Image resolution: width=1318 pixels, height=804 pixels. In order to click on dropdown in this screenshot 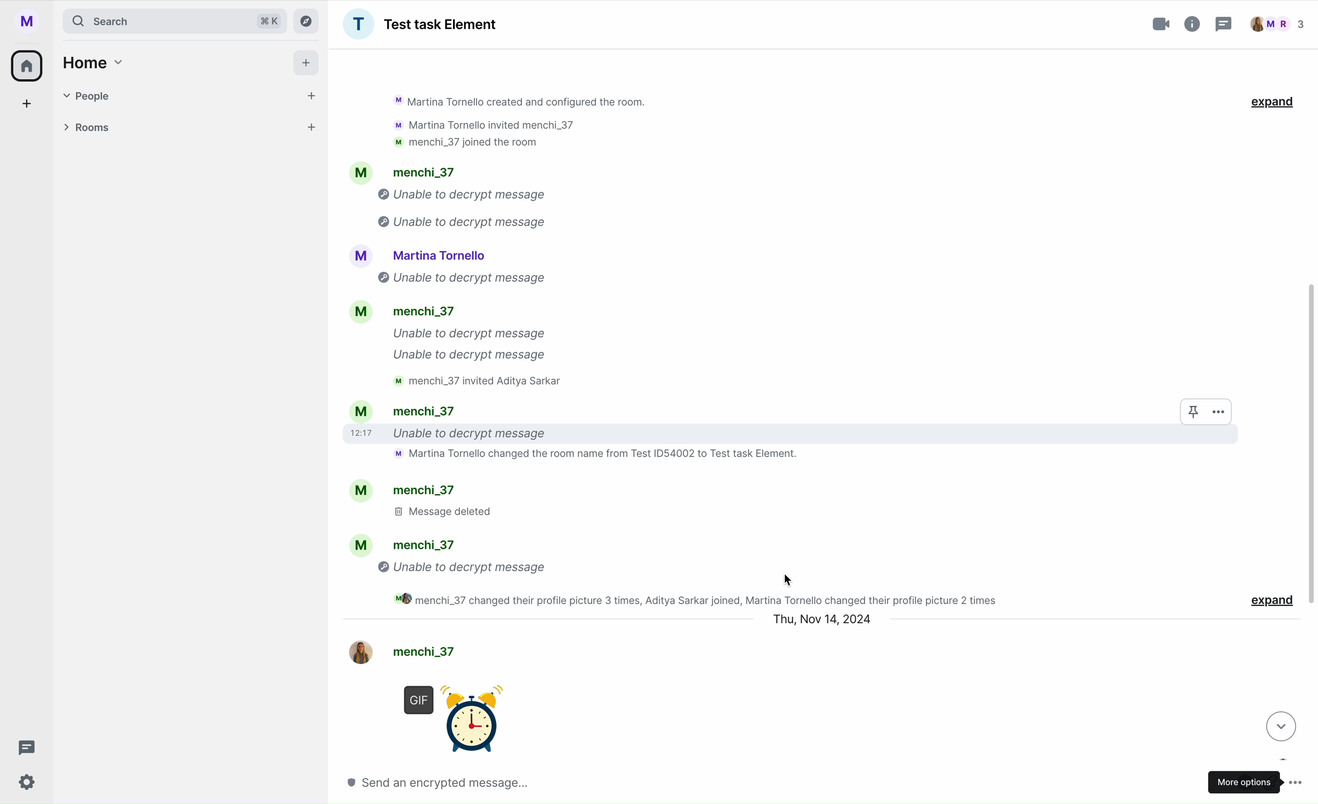, I will do `click(1278, 725)`.